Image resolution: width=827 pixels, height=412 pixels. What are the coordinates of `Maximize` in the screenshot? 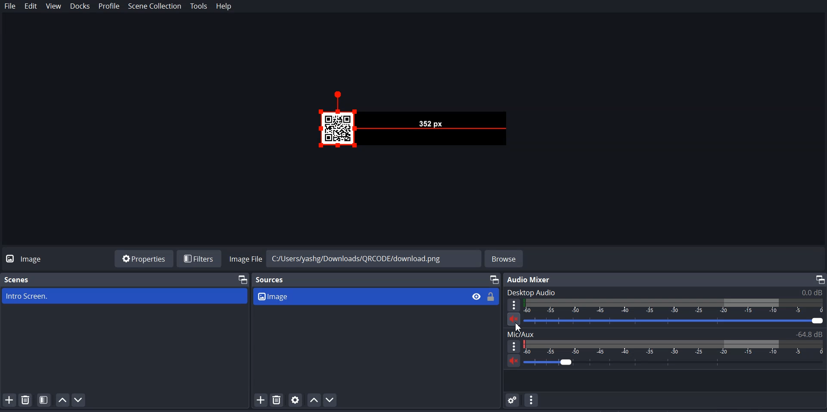 It's located at (494, 279).